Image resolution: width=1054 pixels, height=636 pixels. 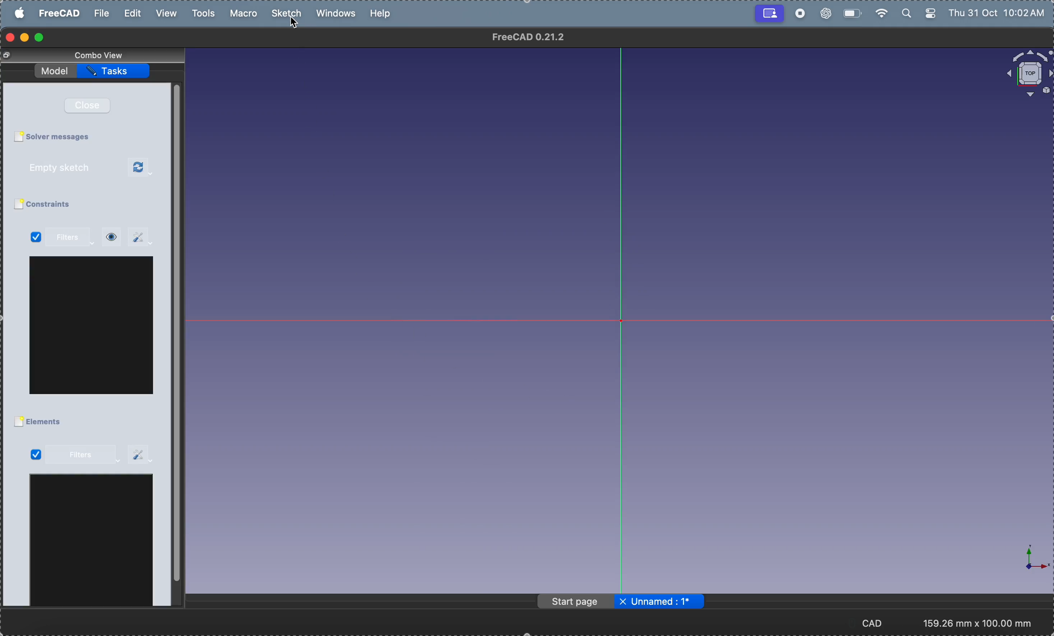 What do you see at coordinates (102, 55) in the screenshot?
I see `combo view` at bounding box center [102, 55].